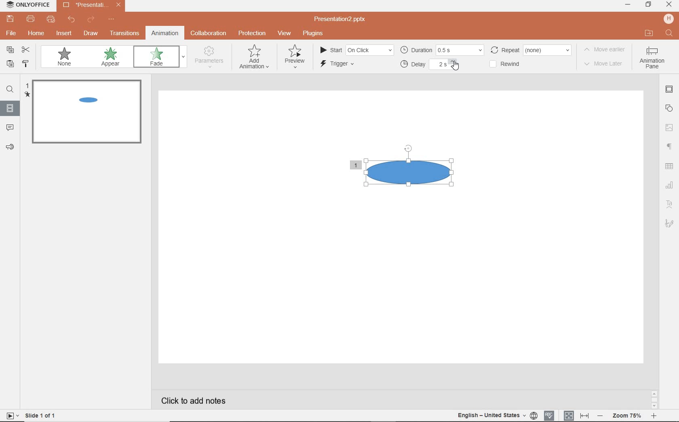 This screenshot has height=422, width=679. What do you see at coordinates (210, 34) in the screenshot?
I see `collaboration` at bounding box center [210, 34].